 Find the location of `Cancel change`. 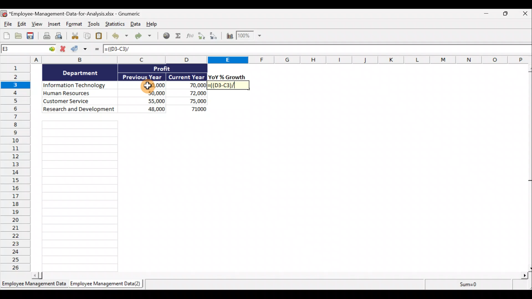

Cancel change is located at coordinates (63, 49).